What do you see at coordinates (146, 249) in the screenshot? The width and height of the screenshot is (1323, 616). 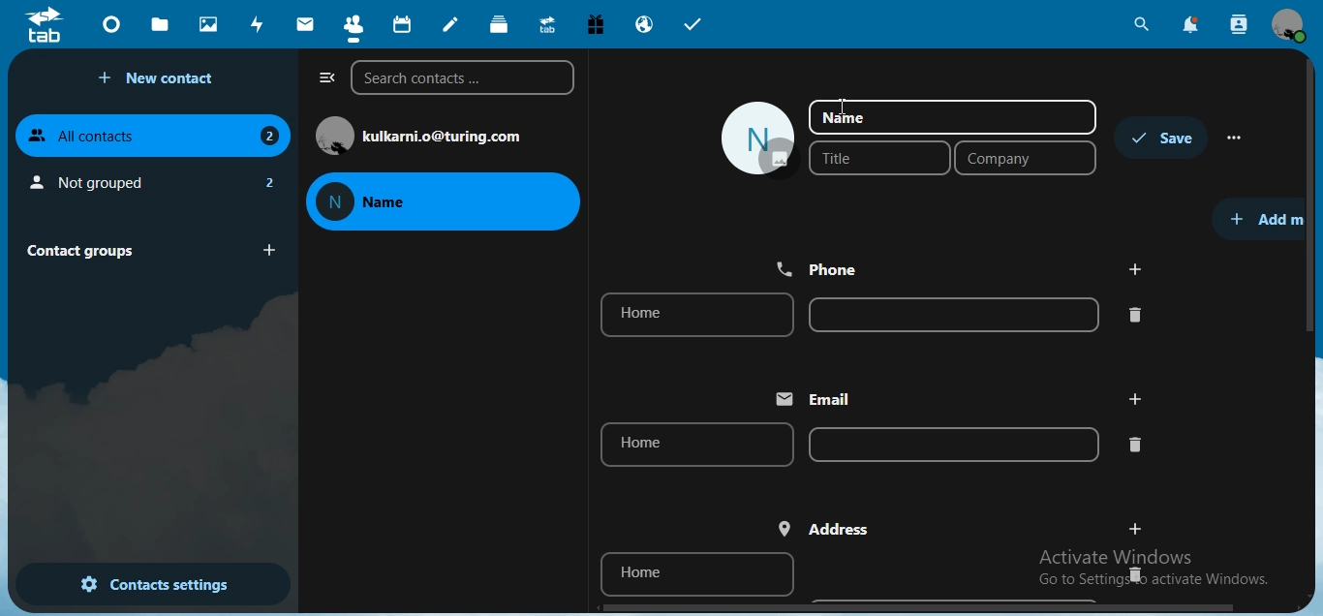 I see `contact groups` at bounding box center [146, 249].